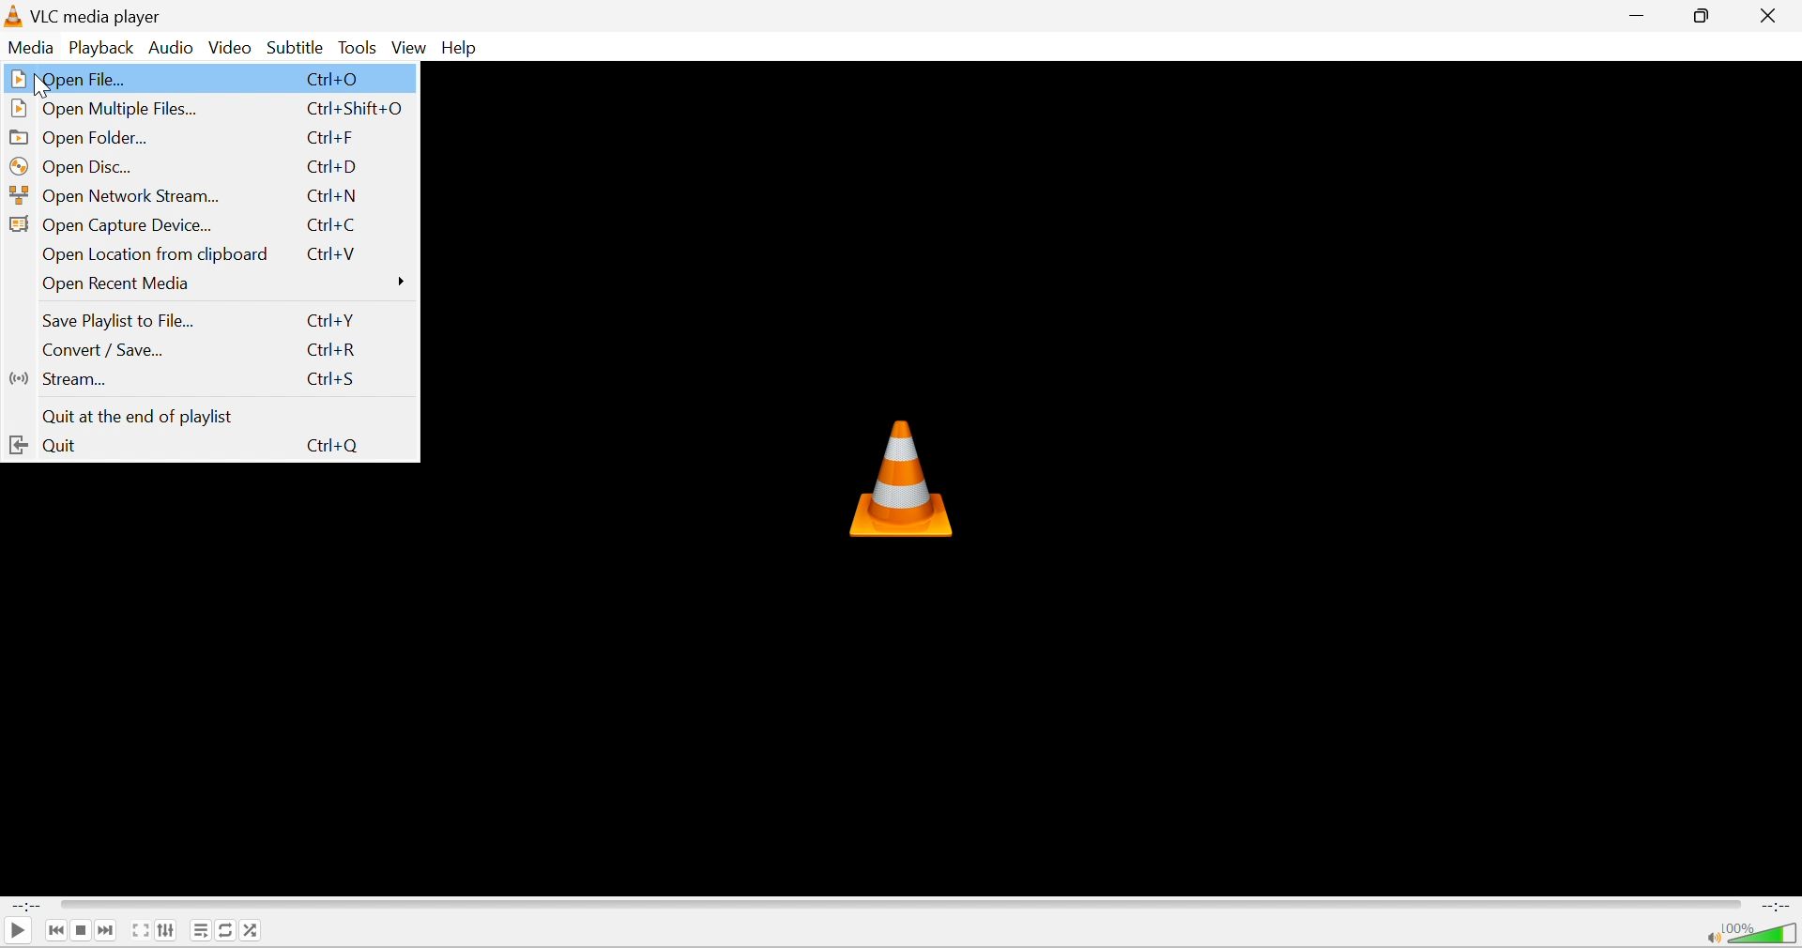 The height and width of the screenshot is (948, 1802). What do you see at coordinates (333, 167) in the screenshot?
I see `Ctrl + D` at bounding box center [333, 167].